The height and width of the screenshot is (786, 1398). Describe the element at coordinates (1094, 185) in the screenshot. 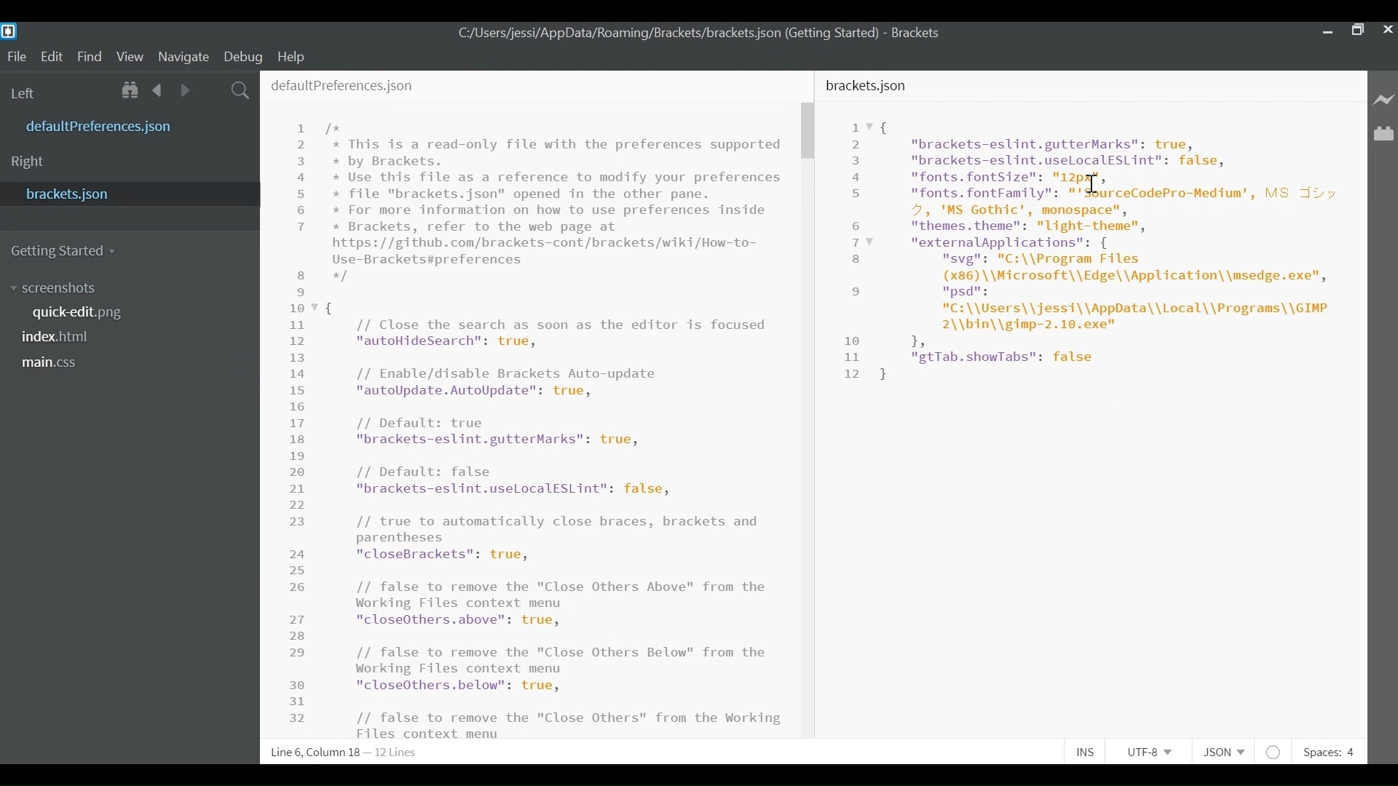

I see `cursor` at that location.